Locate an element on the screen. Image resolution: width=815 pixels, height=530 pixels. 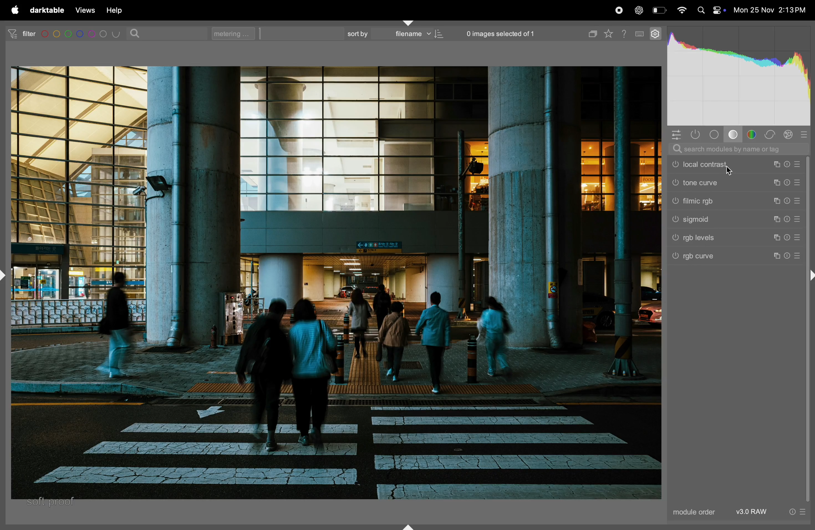
tone curve switched off is located at coordinates (675, 183).